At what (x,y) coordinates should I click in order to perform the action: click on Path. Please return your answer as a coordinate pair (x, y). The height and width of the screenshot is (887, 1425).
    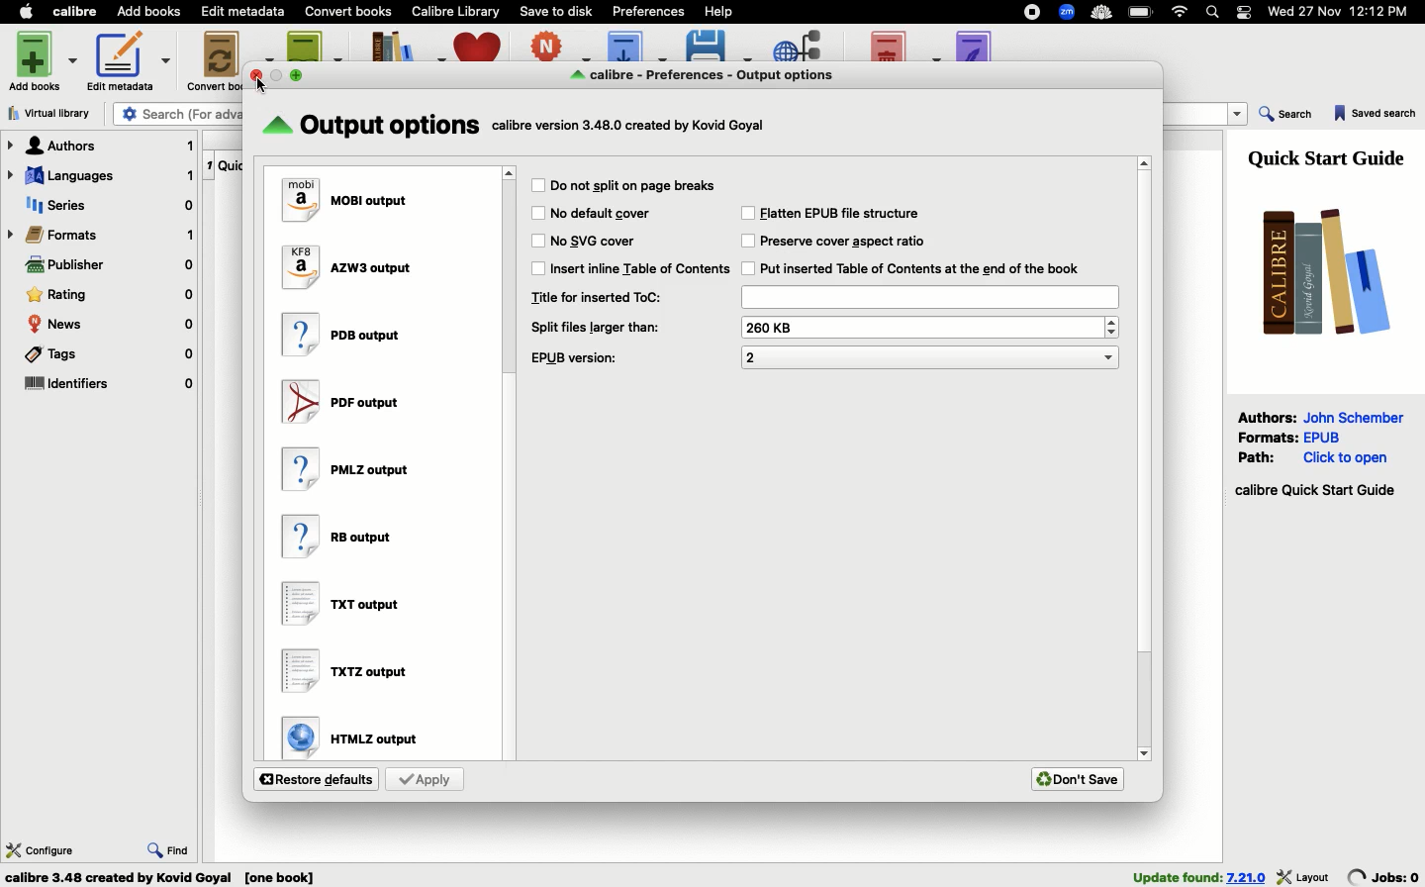
    Looking at the image, I should click on (1260, 456).